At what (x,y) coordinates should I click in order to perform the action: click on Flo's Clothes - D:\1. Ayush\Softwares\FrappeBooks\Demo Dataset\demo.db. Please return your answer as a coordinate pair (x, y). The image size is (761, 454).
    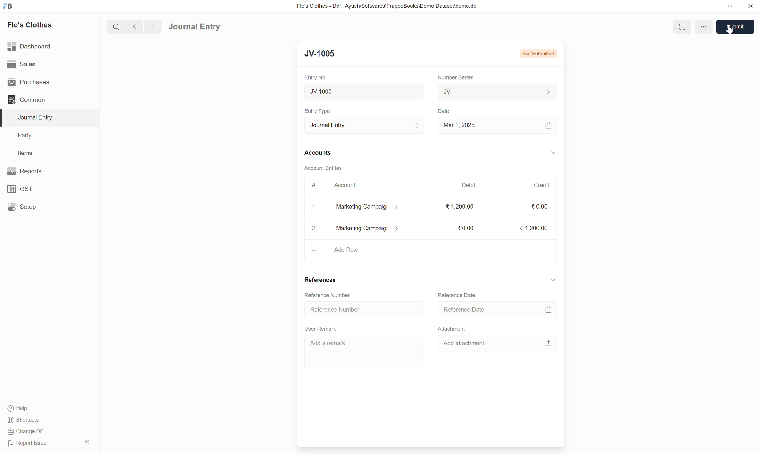
    Looking at the image, I should click on (389, 6).